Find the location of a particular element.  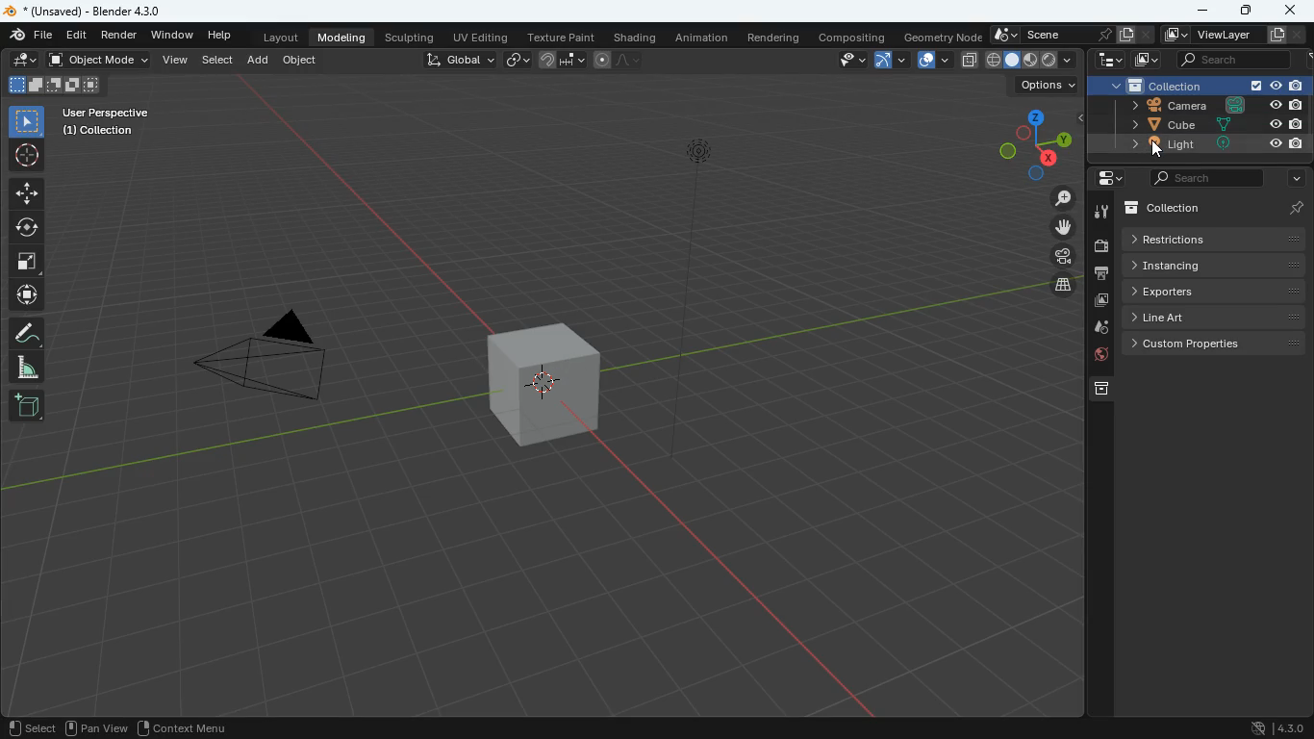

drop is located at coordinates (1101, 327).